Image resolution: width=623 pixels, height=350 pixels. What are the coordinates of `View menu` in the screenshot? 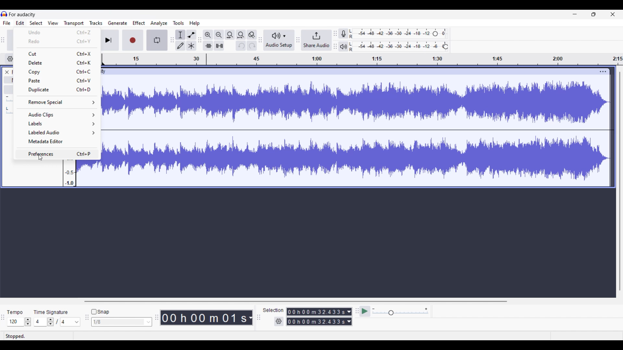 It's located at (53, 23).